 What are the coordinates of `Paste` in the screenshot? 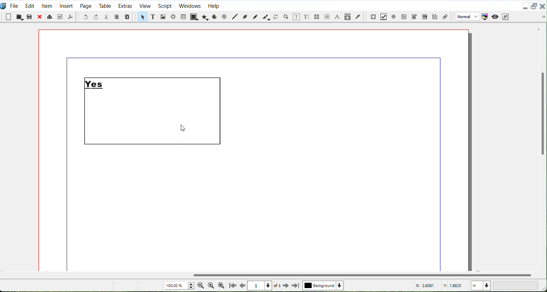 It's located at (127, 16).